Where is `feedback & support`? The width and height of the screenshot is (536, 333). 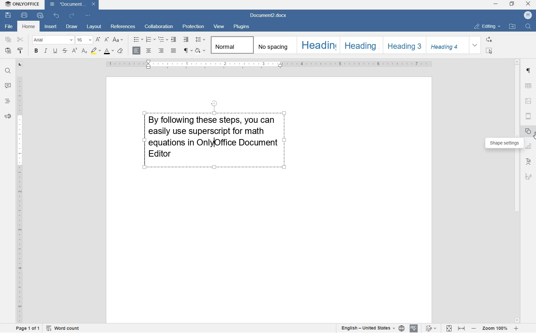 feedback & support is located at coordinates (7, 116).